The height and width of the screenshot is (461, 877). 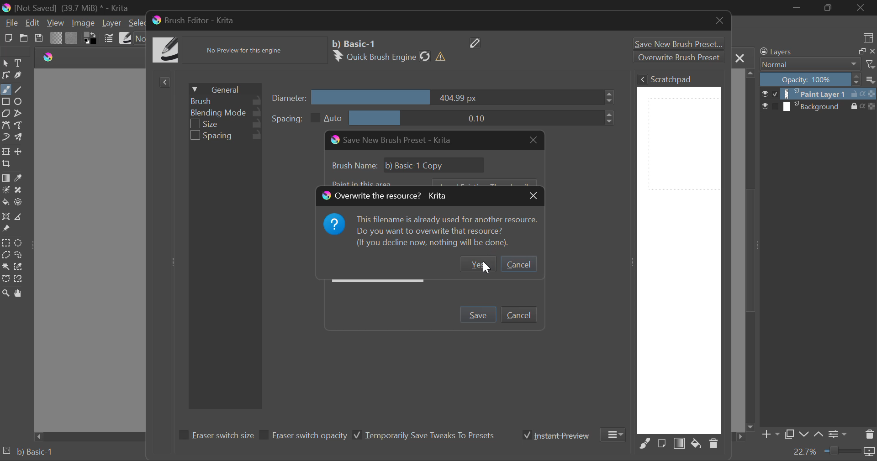 What do you see at coordinates (135, 24) in the screenshot?
I see `Select` at bounding box center [135, 24].